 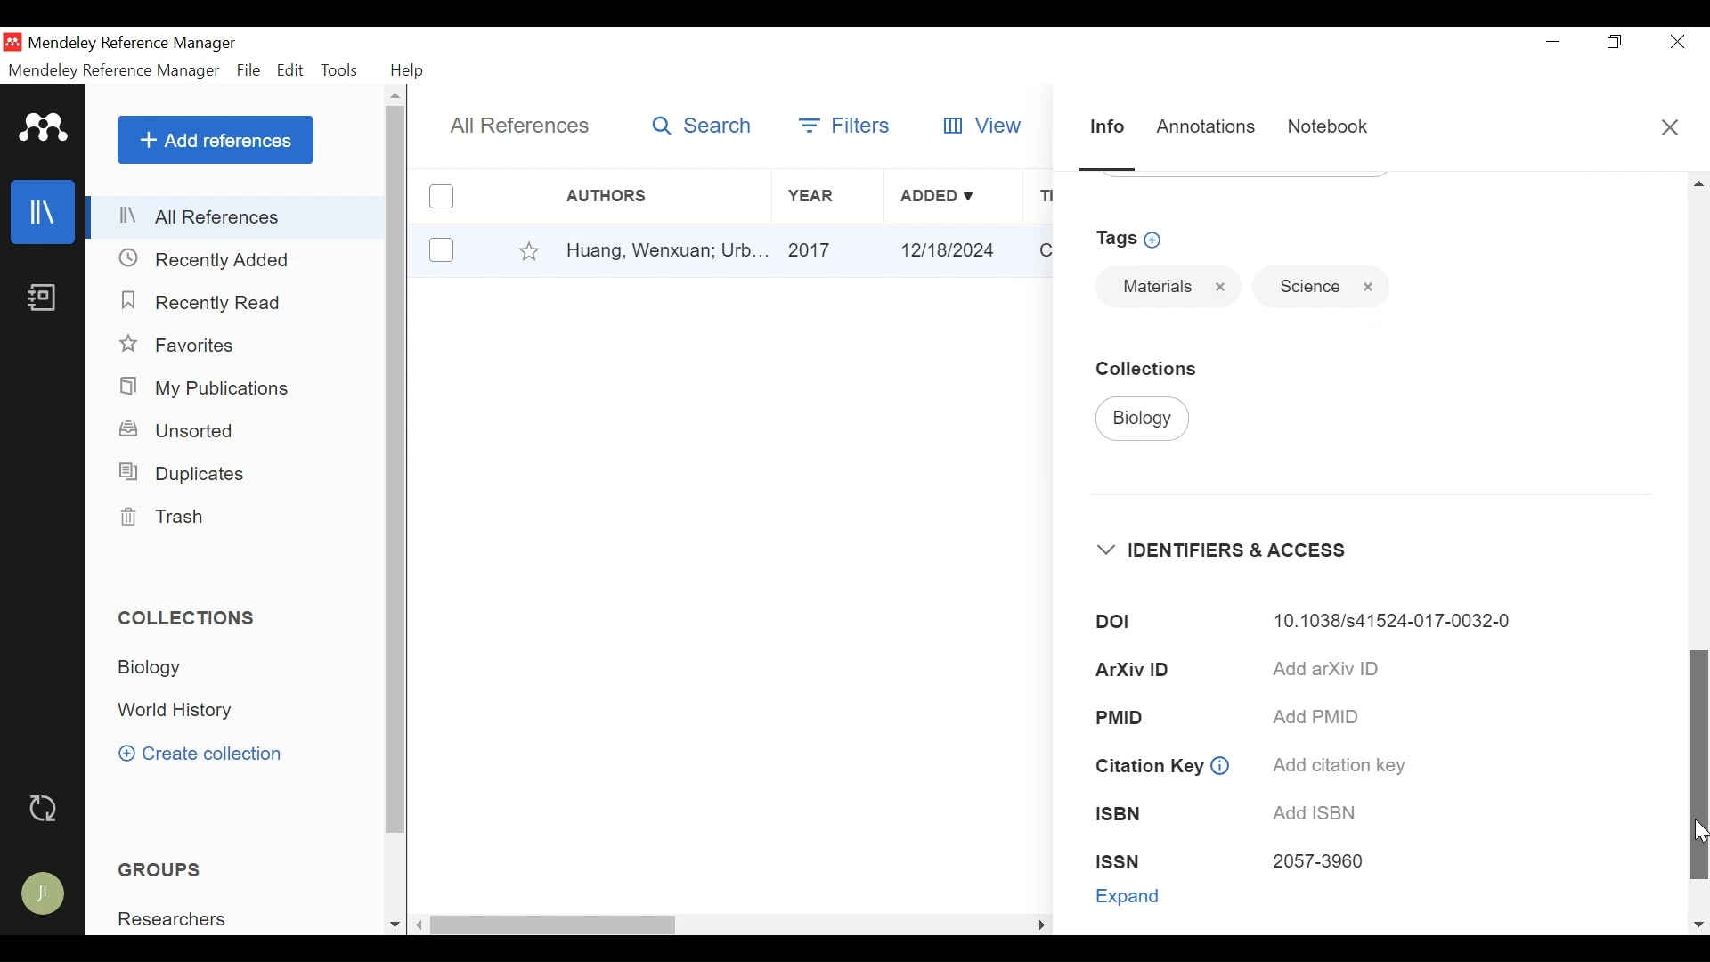 I want to click on minimize, so click(x=1552, y=41).